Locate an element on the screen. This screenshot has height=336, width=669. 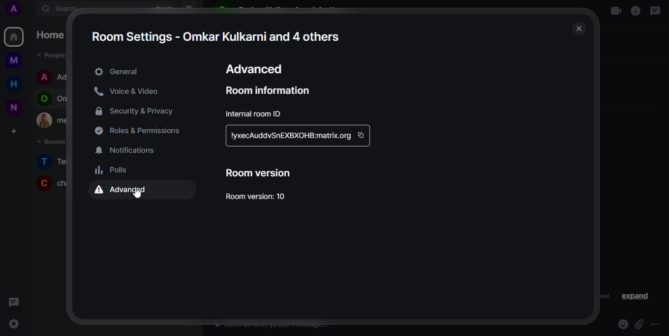
home is located at coordinates (14, 36).